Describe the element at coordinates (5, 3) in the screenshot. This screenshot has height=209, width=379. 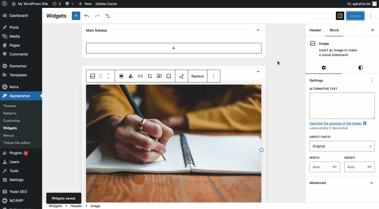
I see `Logo` at that location.